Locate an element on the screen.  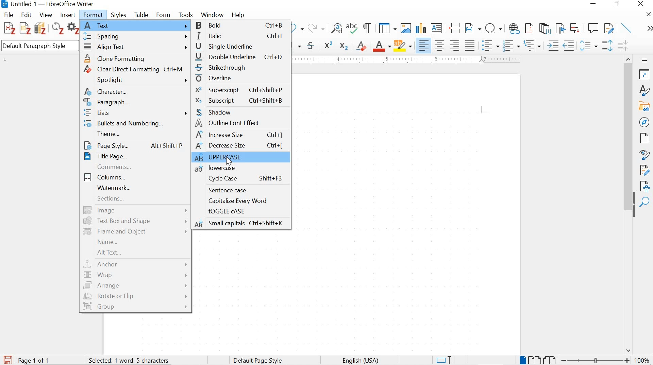
anchor is located at coordinates (136, 264).